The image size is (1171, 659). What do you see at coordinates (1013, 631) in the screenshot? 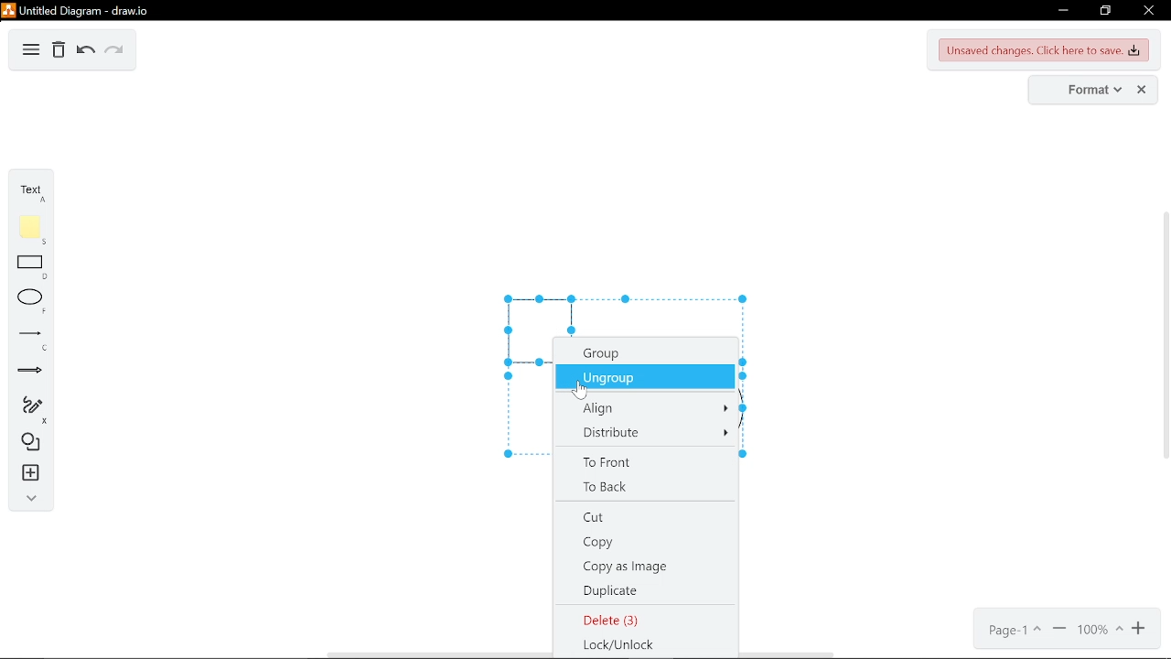
I see `current page` at bounding box center [1013, 631].